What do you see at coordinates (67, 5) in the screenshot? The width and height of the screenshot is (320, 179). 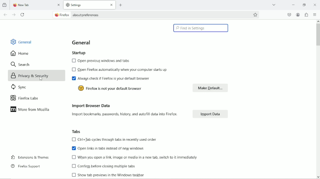 I see `settings logo` at bounding box center [67, 5].